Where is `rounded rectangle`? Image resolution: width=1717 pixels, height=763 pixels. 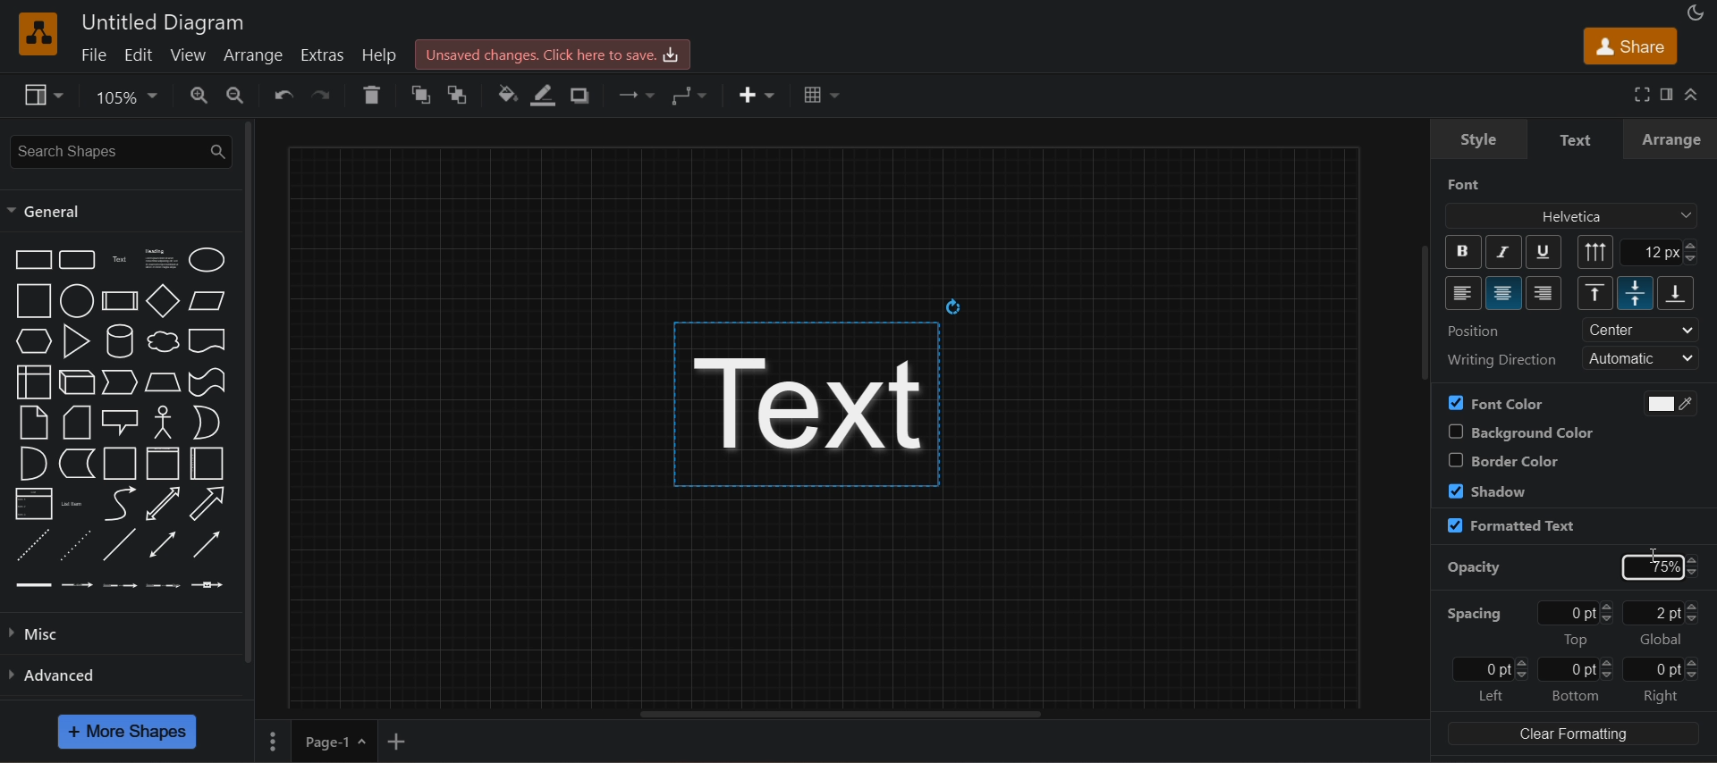 rounded rectangle is located at coordinates (80, 259).